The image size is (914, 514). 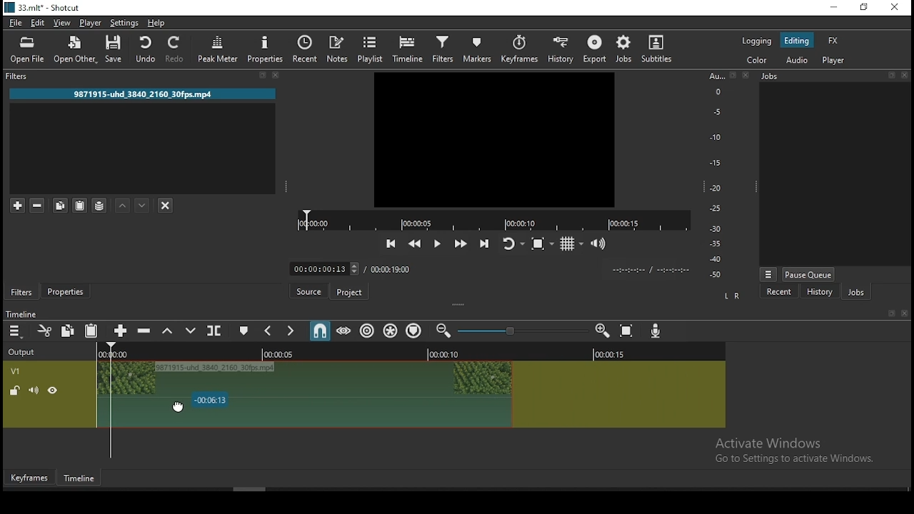 What do you see at coordinates (124, 23) in the screenshot?
I see `settings` at bounding box center [124, 23].